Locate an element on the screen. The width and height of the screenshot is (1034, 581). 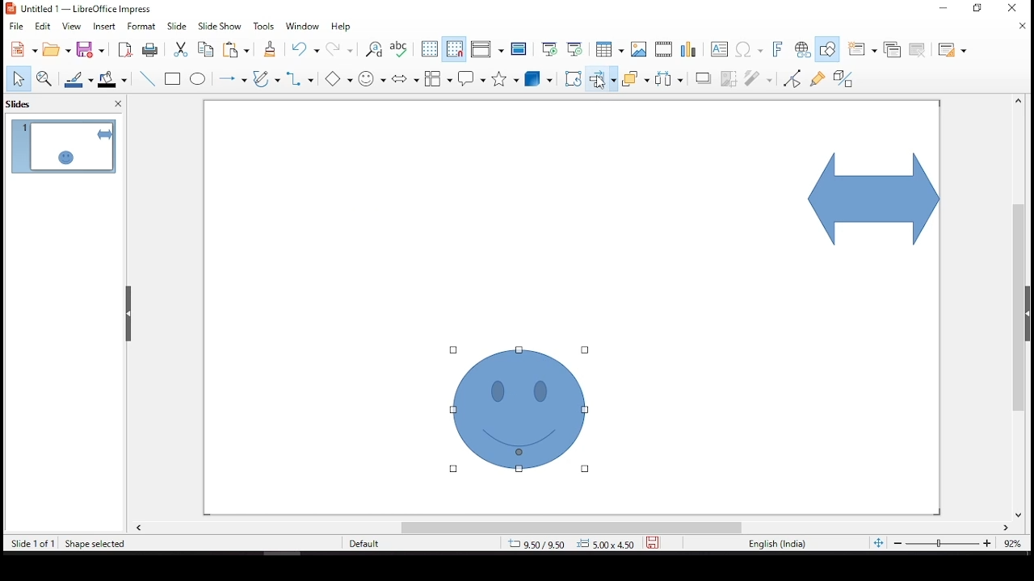
insert font work text is located at coordinates (775, 51).